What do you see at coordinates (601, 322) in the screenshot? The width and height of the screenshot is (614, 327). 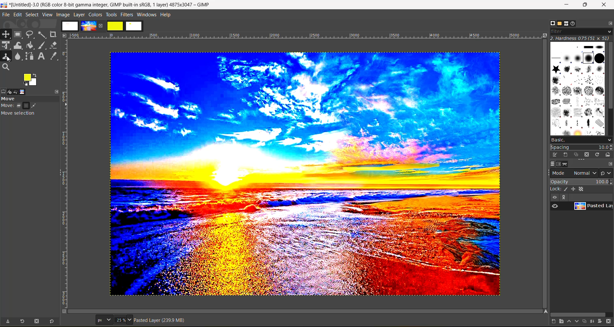 I see `add a mask` at bounding box center [601, 322].